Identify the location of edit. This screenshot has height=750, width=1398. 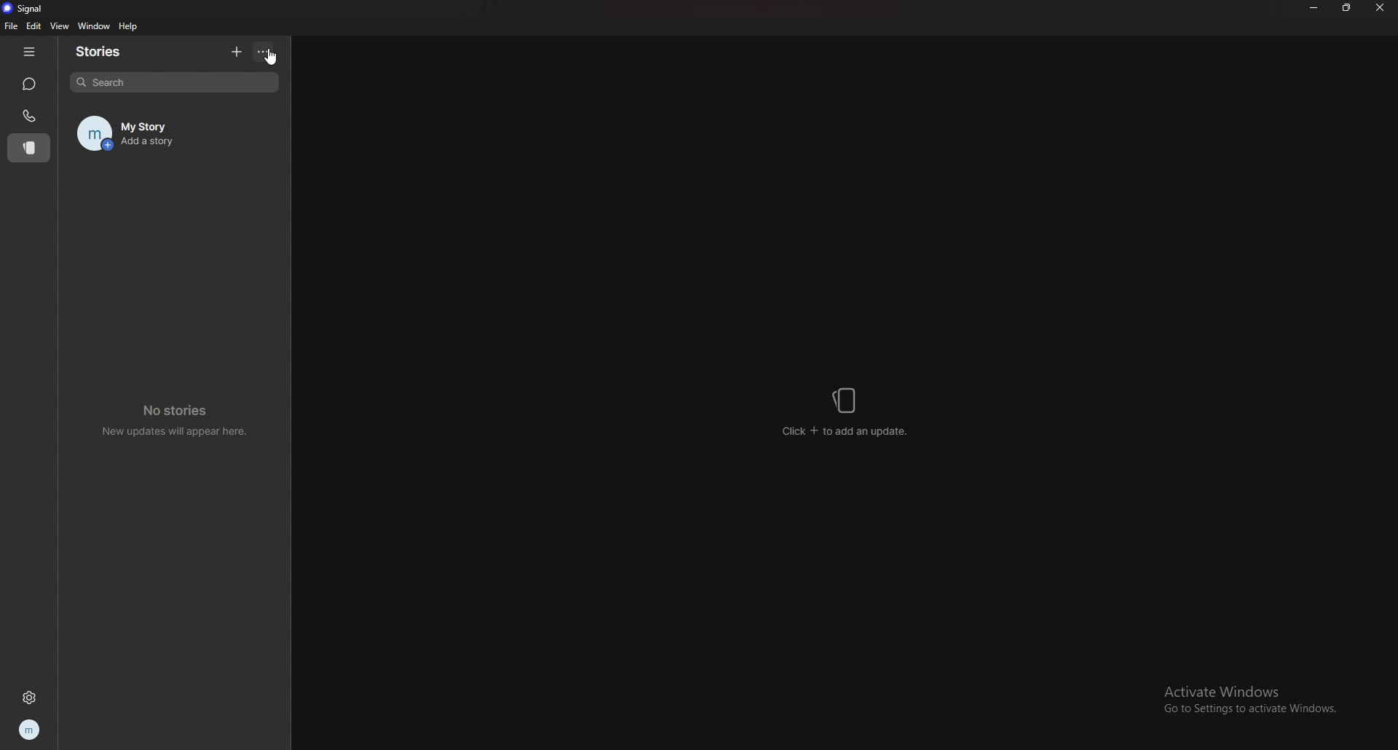
(35, 26).